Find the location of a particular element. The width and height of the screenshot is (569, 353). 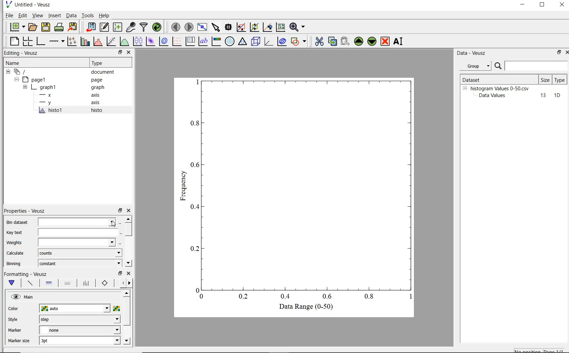

cursor is located at coordinates (112, 223).